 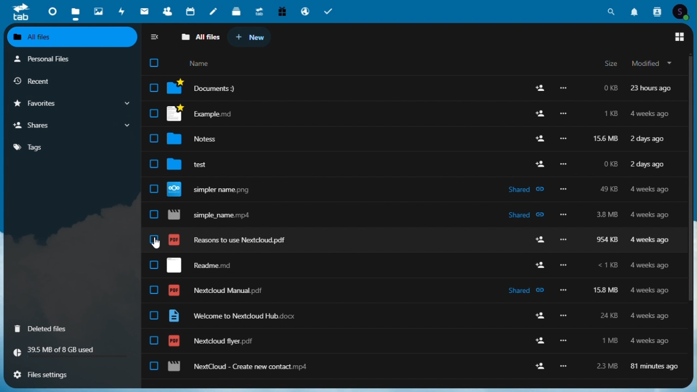 What do you see at coordinates (610, 89) in the screenshot?
I see `0kb` at bounding box center [610, 89].